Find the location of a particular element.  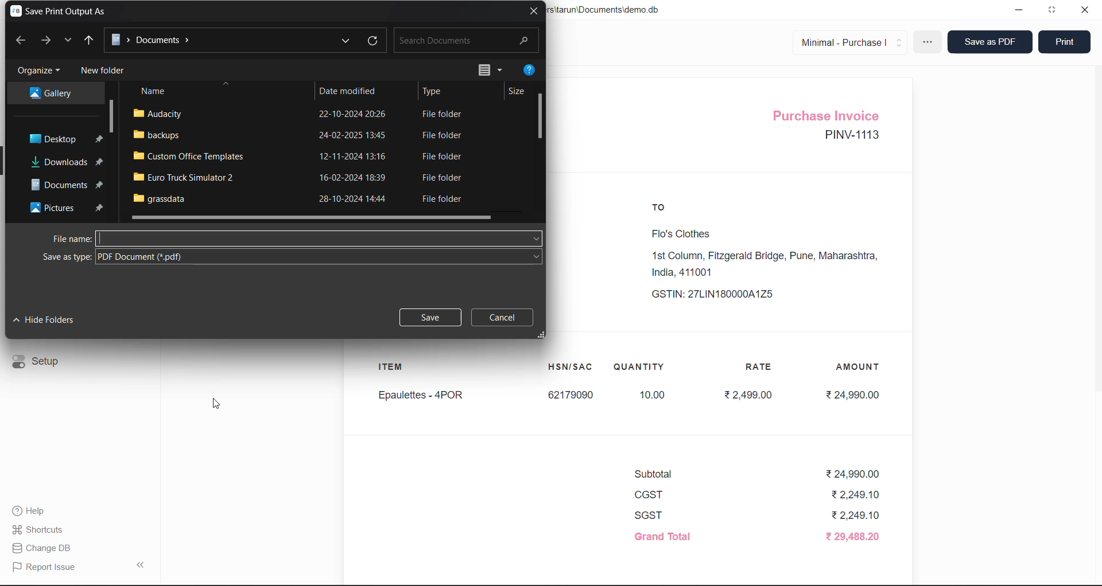

Hide folders is located at coordinates (44, 321).